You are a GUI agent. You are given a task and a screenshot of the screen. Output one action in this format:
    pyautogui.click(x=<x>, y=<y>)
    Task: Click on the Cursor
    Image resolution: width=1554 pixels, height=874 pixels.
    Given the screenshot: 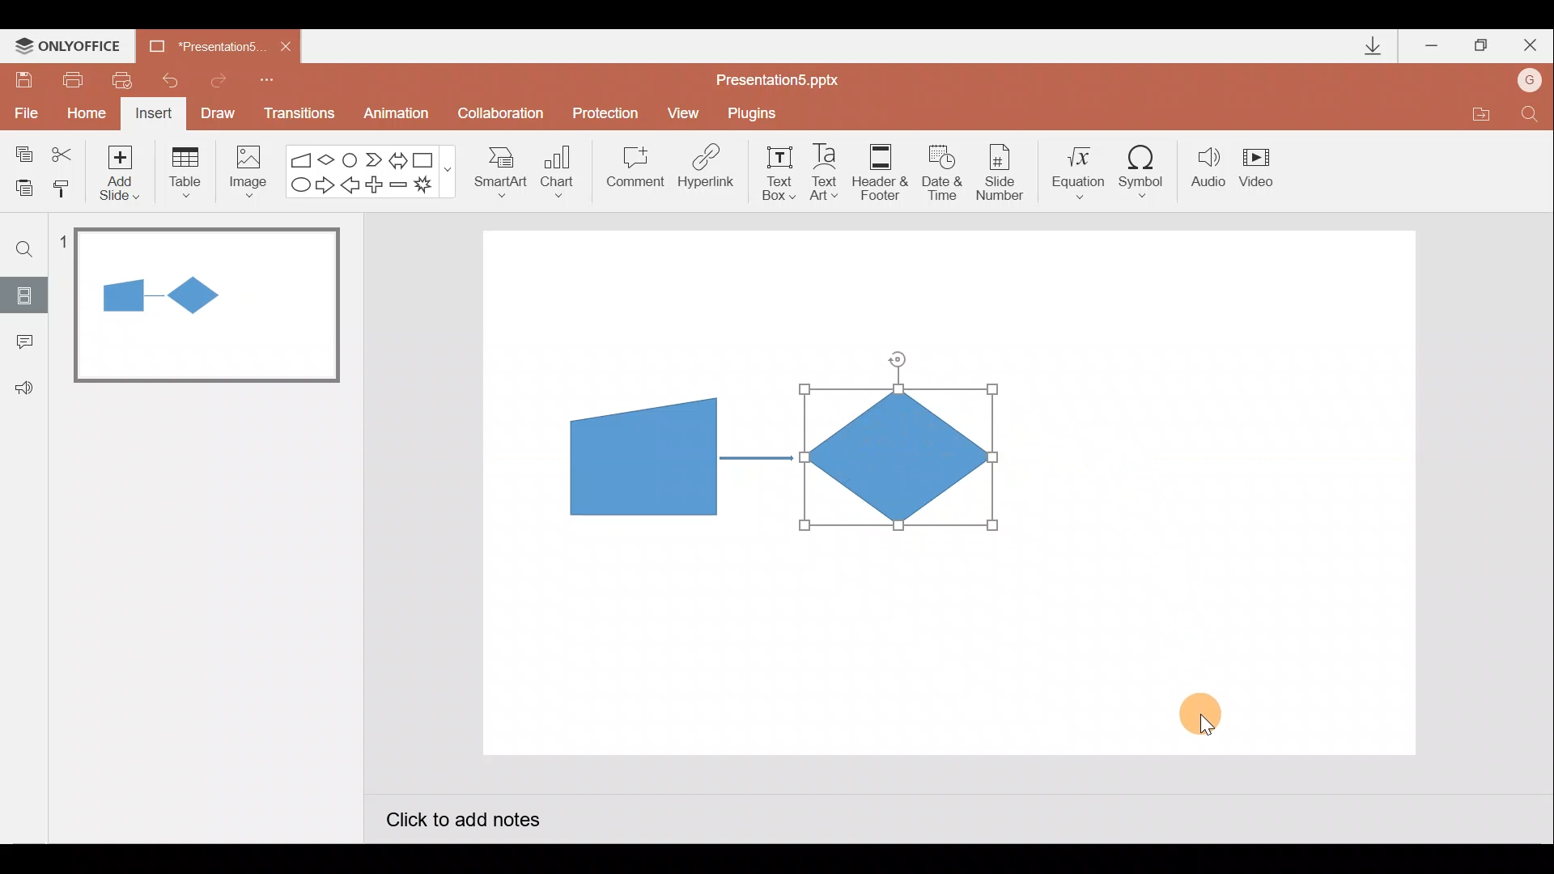 What is the action you would take?
    pyautogui.click(x=1209, y=710)
    